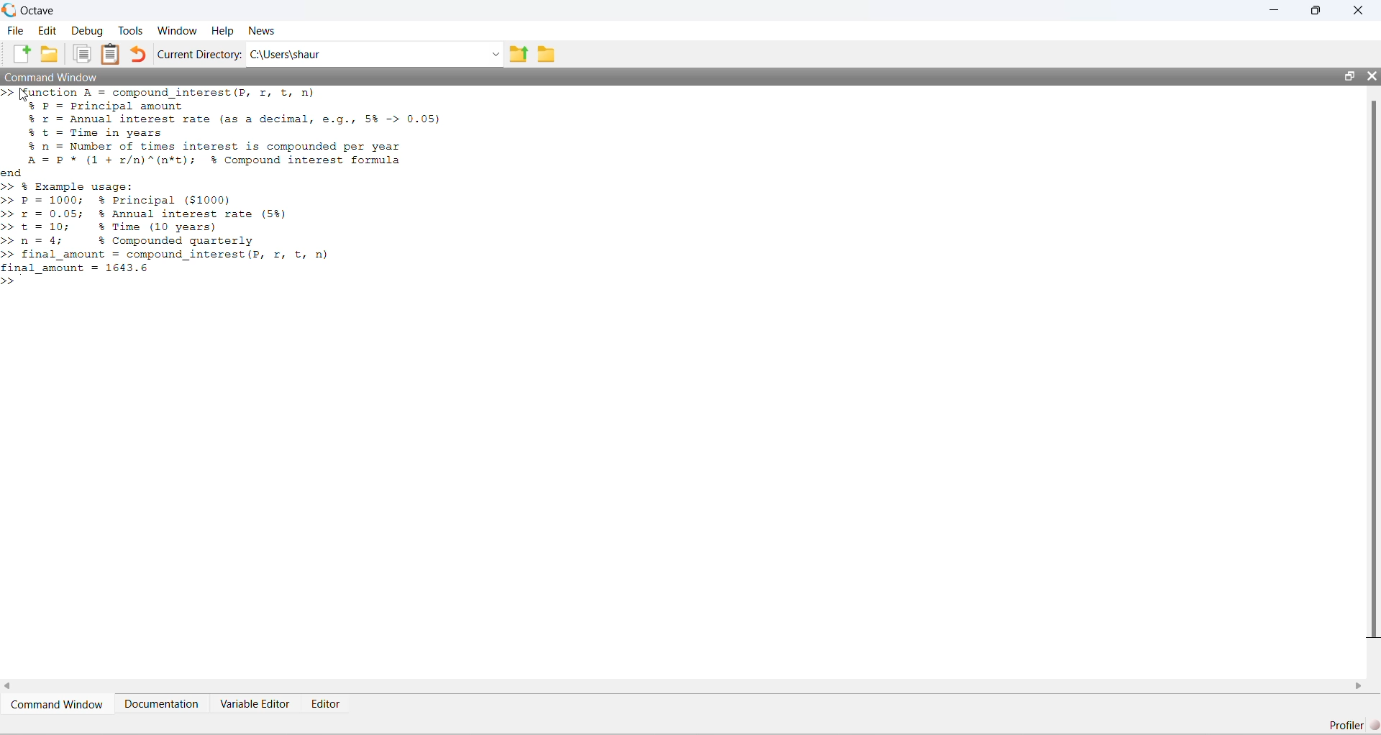  Describe the element at coordinates (263, 30) in the screenshot. I see `News` at that location.